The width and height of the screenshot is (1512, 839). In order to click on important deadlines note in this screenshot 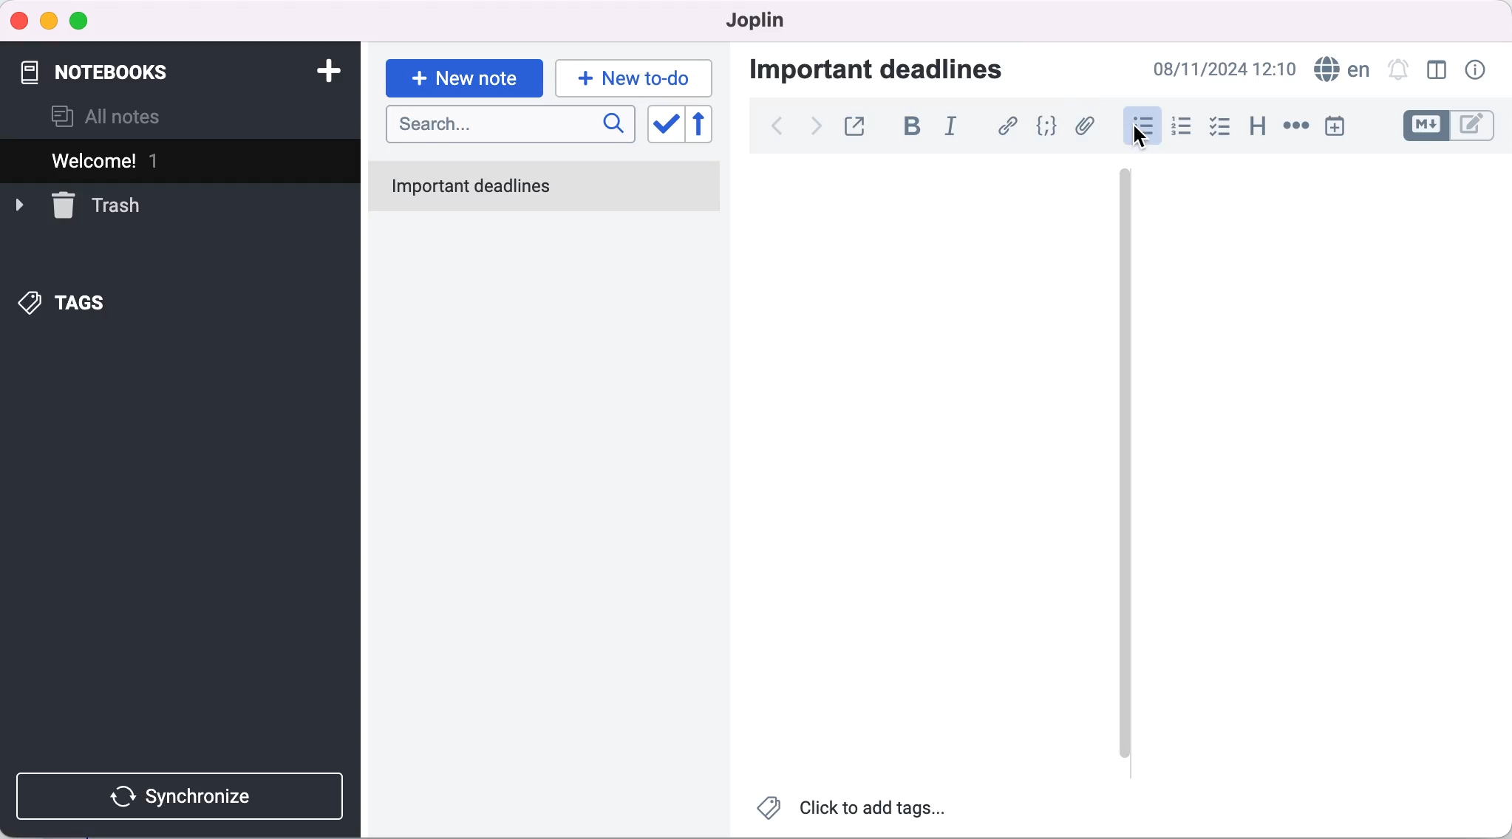, I will do `click(547, 188)`.